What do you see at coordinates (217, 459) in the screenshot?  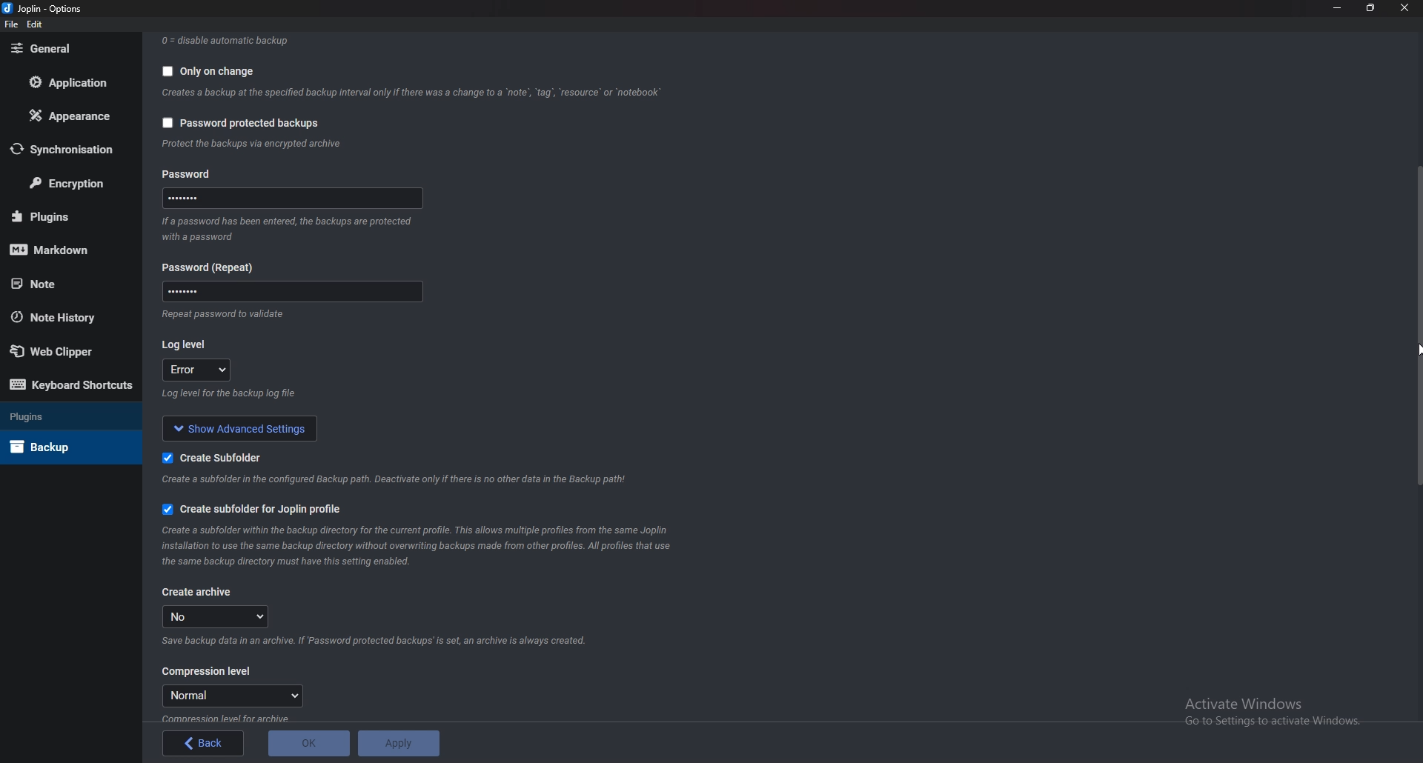 I see `Create sub folder` at bounding box center [217, 459].